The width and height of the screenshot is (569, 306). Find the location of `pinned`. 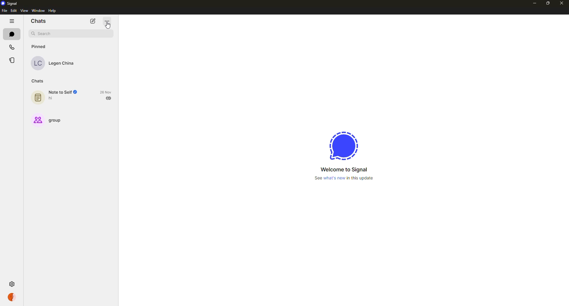

pinned is located at coordinates (39, 47).